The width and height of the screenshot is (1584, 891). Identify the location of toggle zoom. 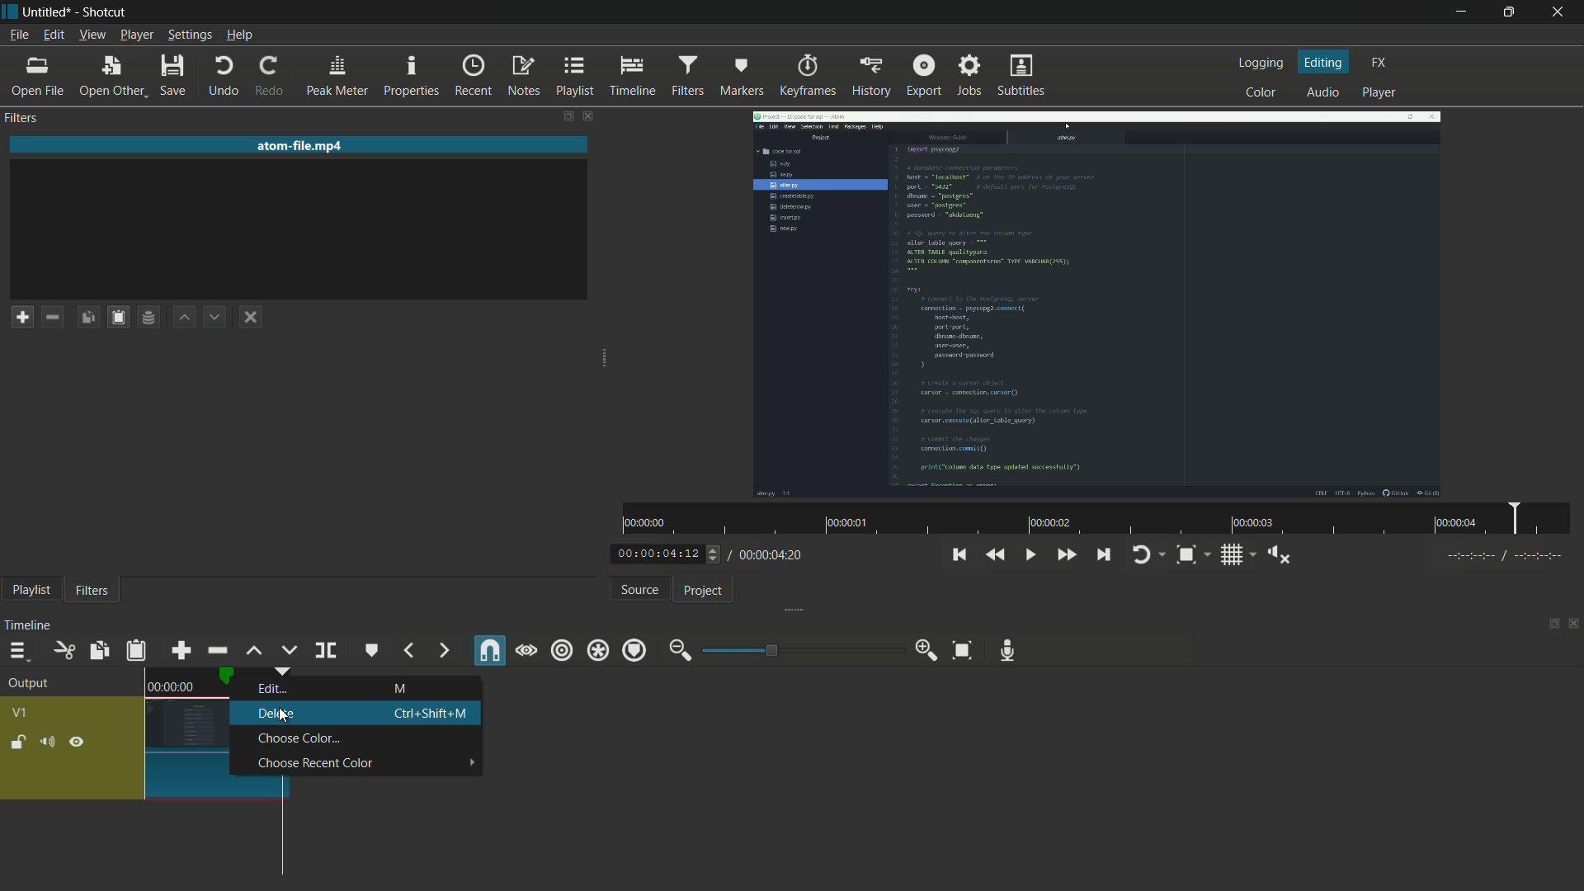
(1187, 554).